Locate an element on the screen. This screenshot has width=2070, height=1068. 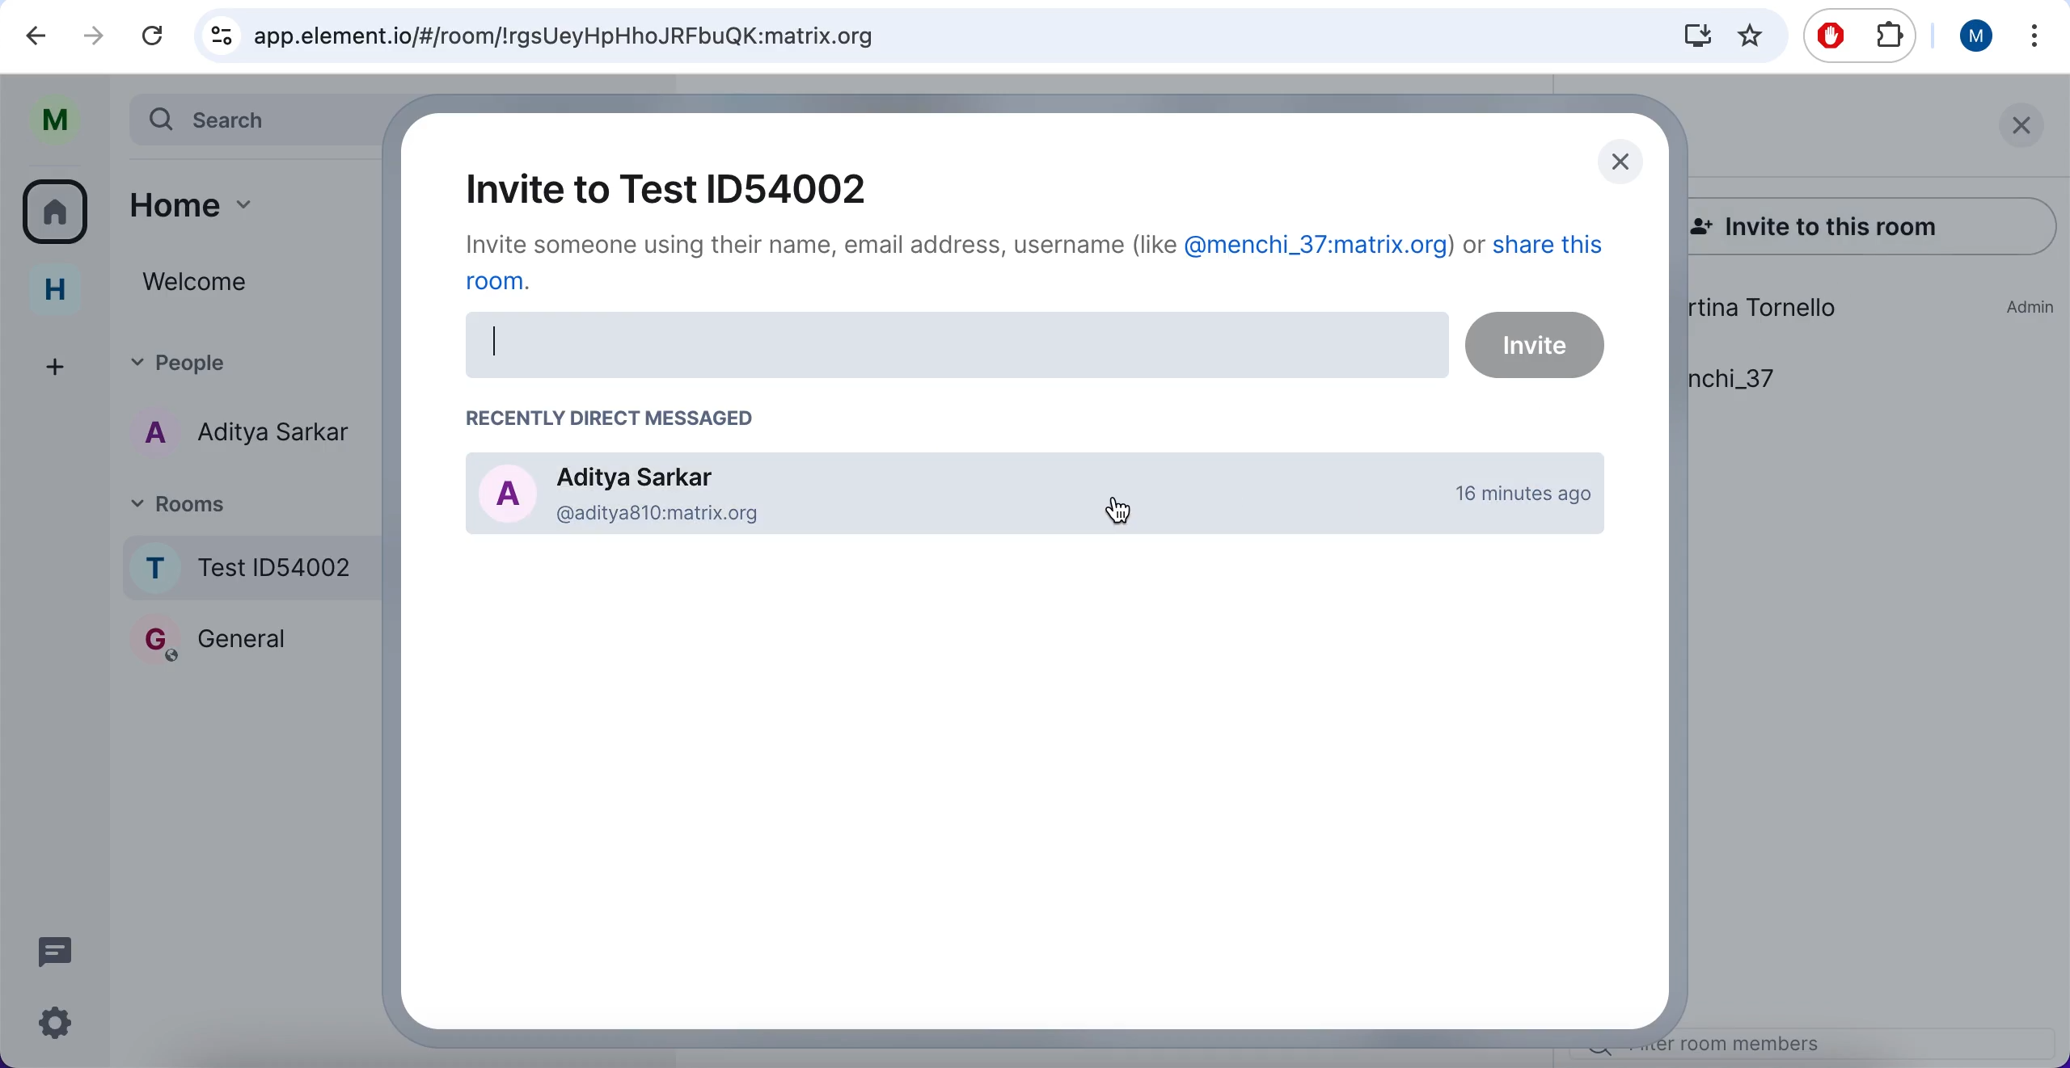
rooms is located at coordinates (61, 213).